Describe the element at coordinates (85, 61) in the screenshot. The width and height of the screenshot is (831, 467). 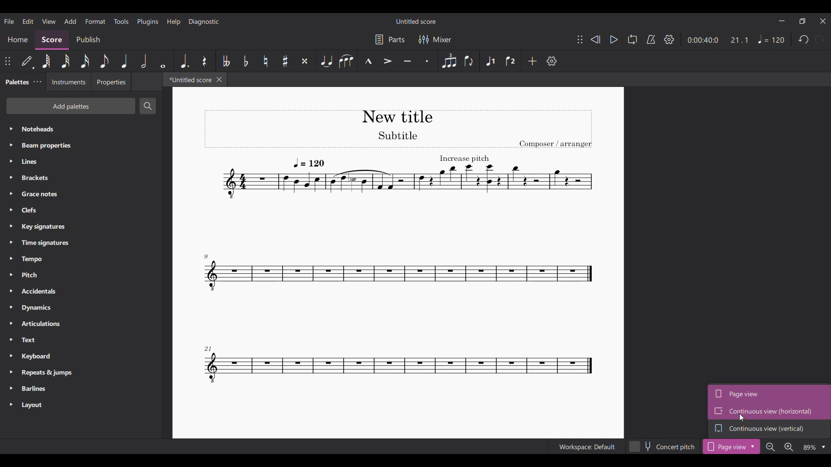
I see `16th note` at that location.